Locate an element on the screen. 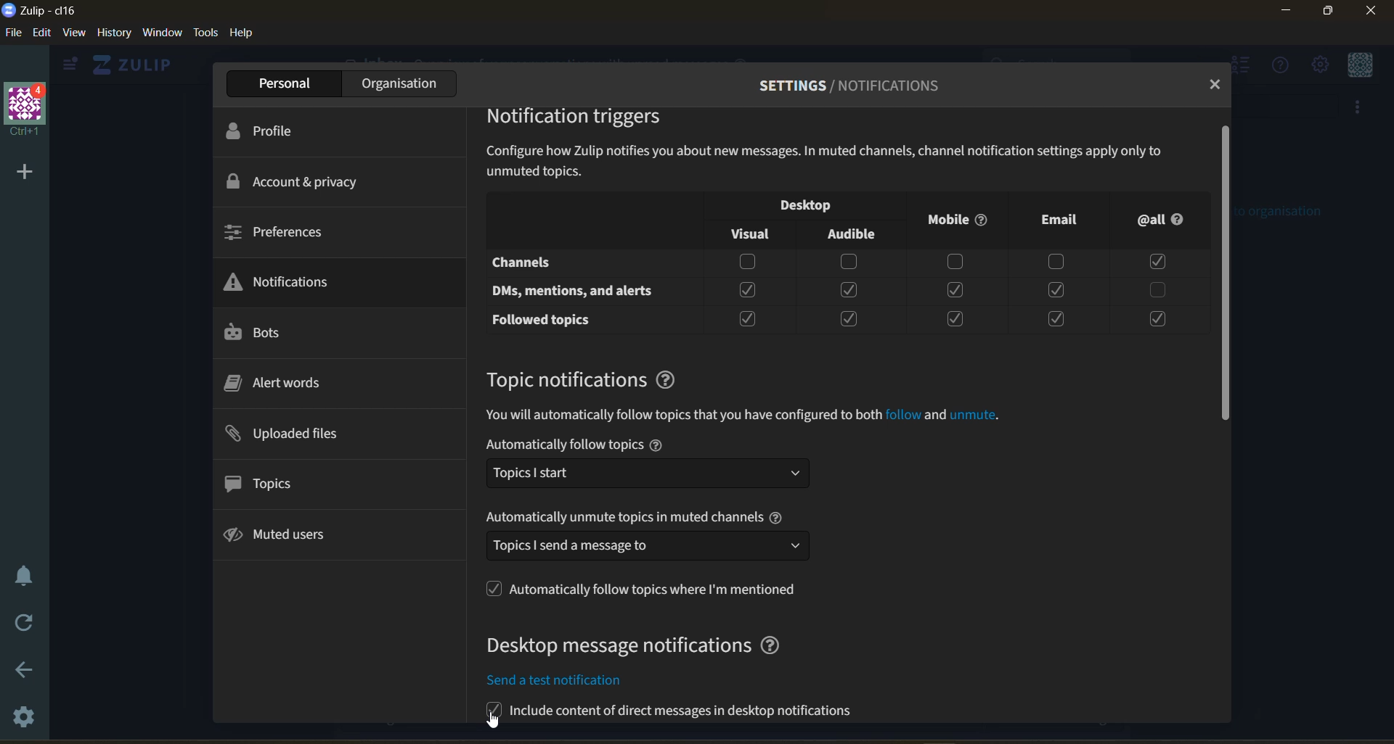  go back is located at coordinates (25, 669).